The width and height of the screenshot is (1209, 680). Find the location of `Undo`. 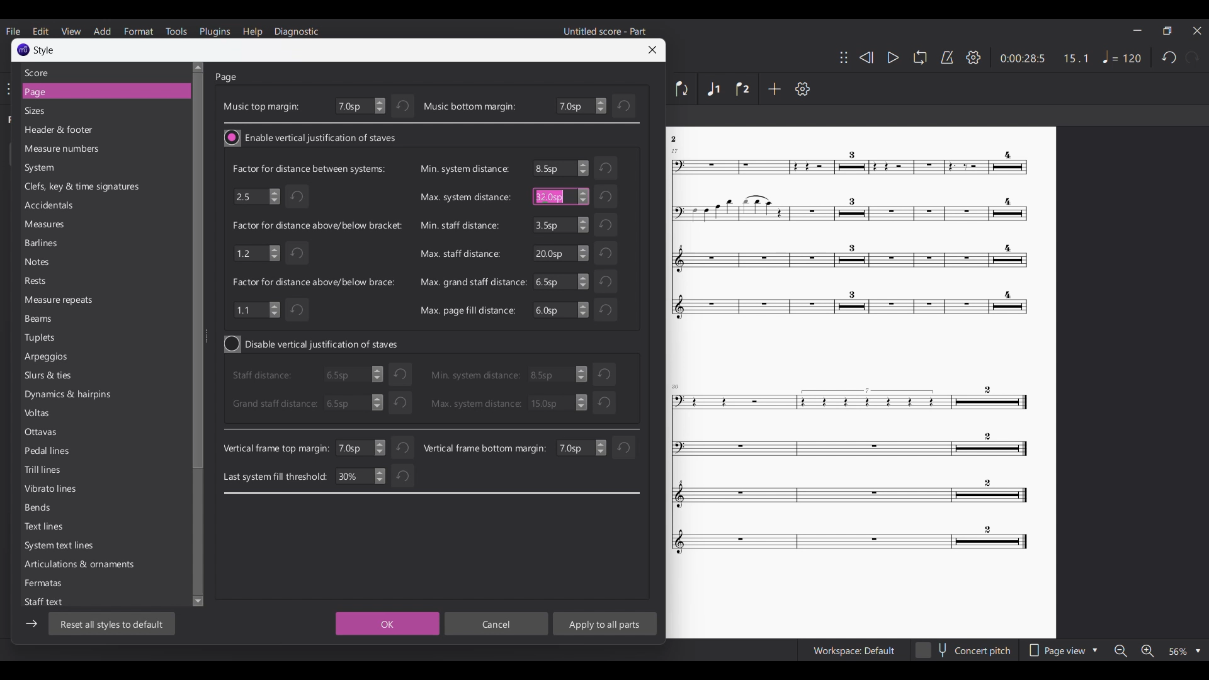

Undo is located at coordinates (606, 403).